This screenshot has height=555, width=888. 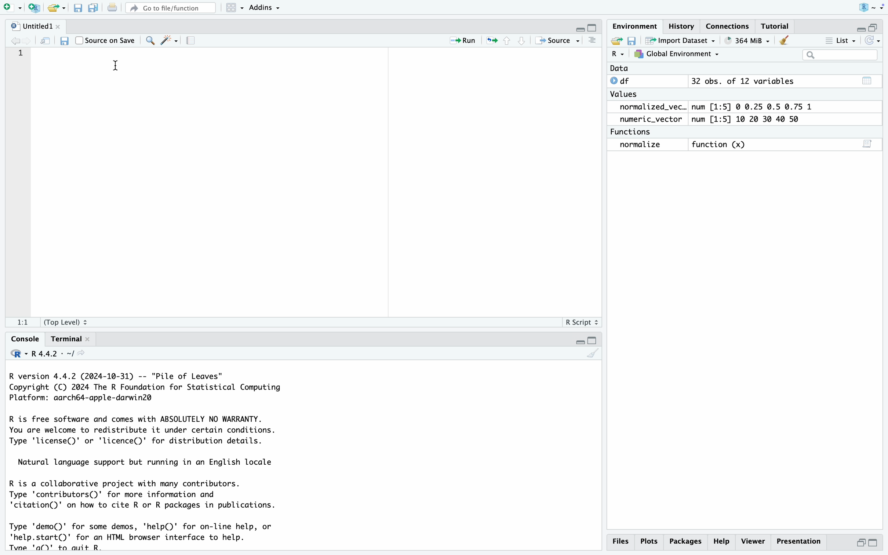 What do you see at coordinates (35, 26) in the screenshot?
I see `Untitled` at bounding box center [35, 26].